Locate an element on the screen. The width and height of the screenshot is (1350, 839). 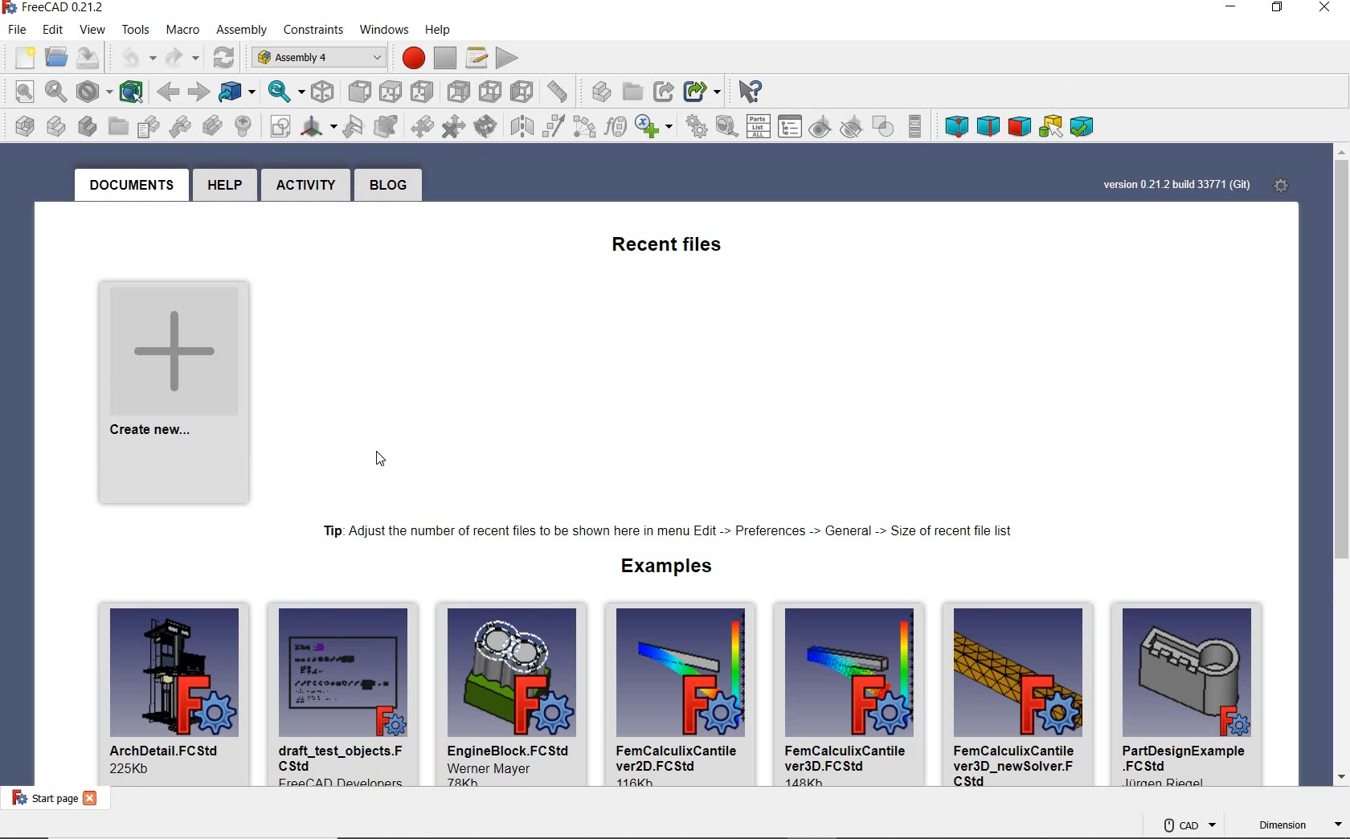
new group is located at coordinates (116, 125).